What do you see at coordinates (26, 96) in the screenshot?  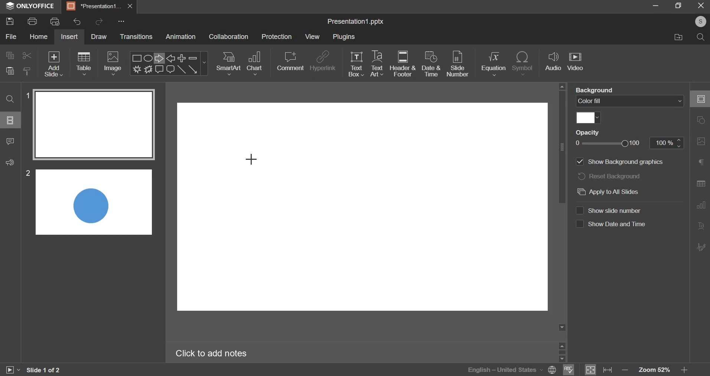 I see `1` at bounding box center [26, 96].